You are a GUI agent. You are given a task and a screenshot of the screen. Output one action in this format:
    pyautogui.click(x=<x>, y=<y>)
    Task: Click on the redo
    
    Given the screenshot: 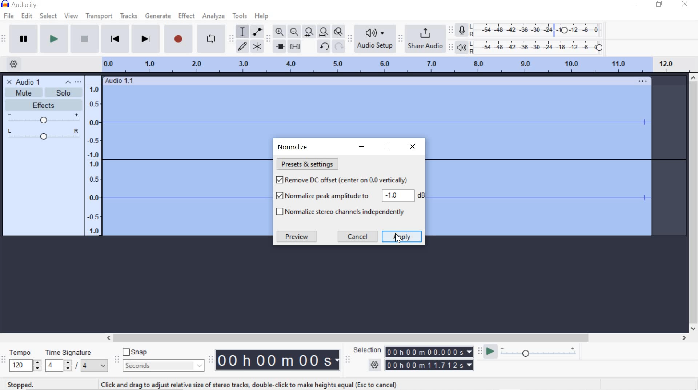 What is the action you would take?
    pyautogui.click(x=339, y=47)
    